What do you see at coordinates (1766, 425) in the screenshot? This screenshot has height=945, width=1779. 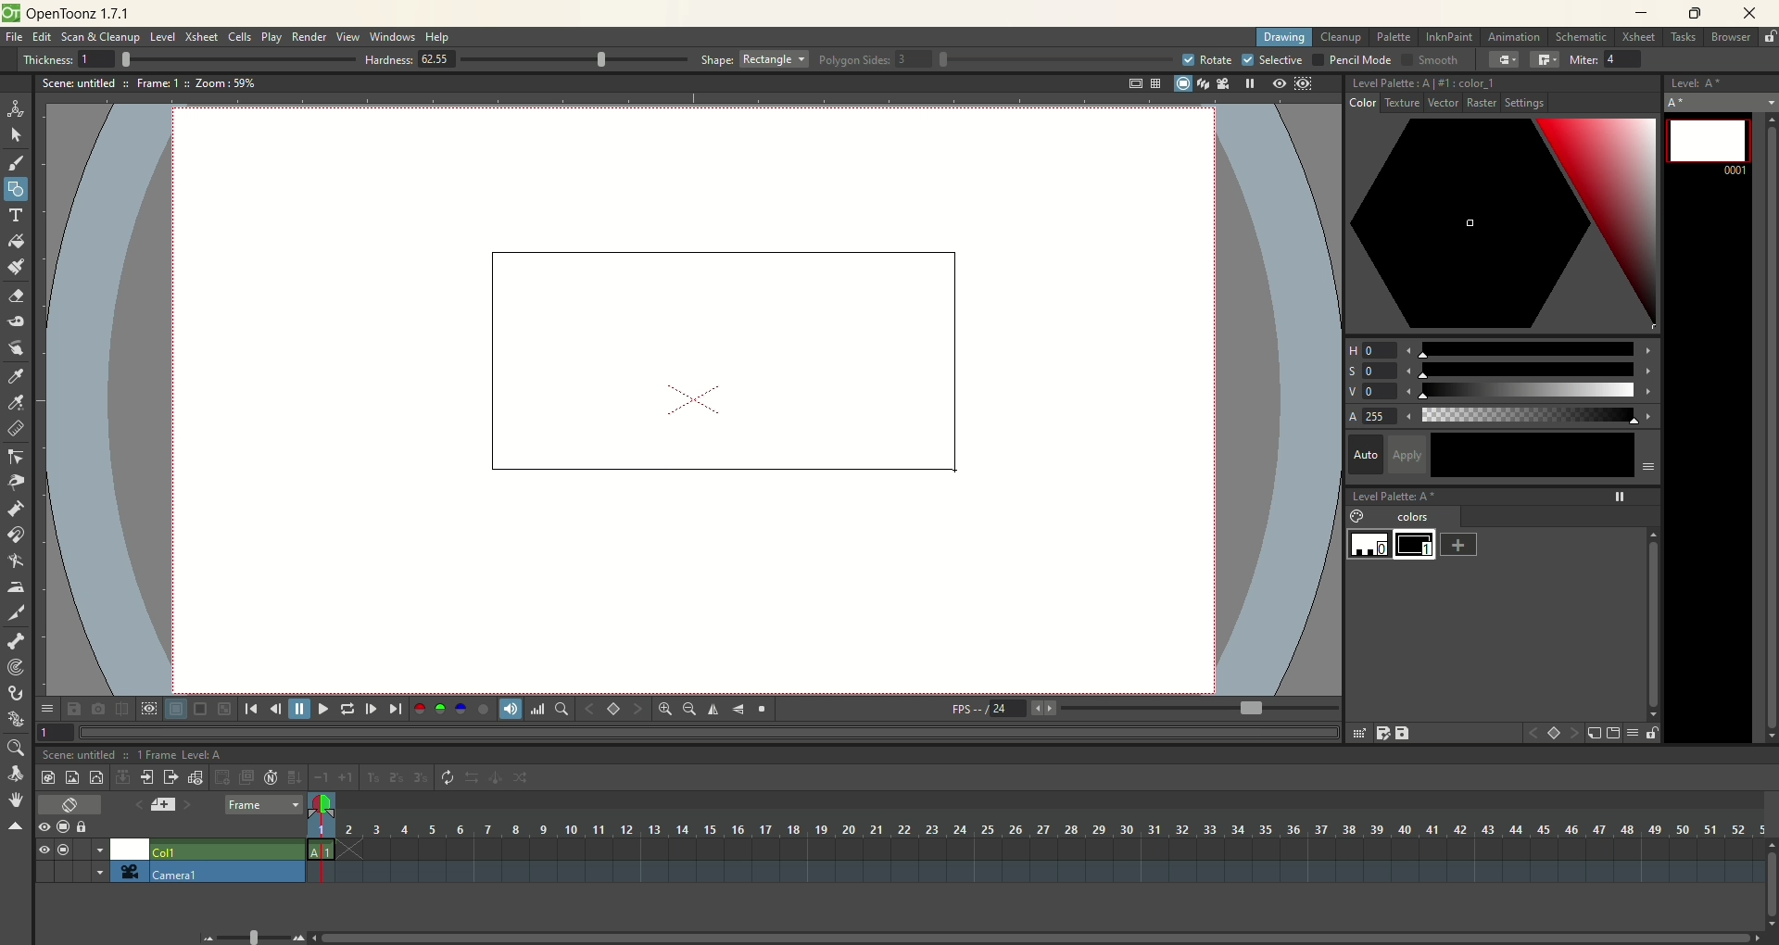 I see `vertical scroll bar` at bounding box center [1766, 425].